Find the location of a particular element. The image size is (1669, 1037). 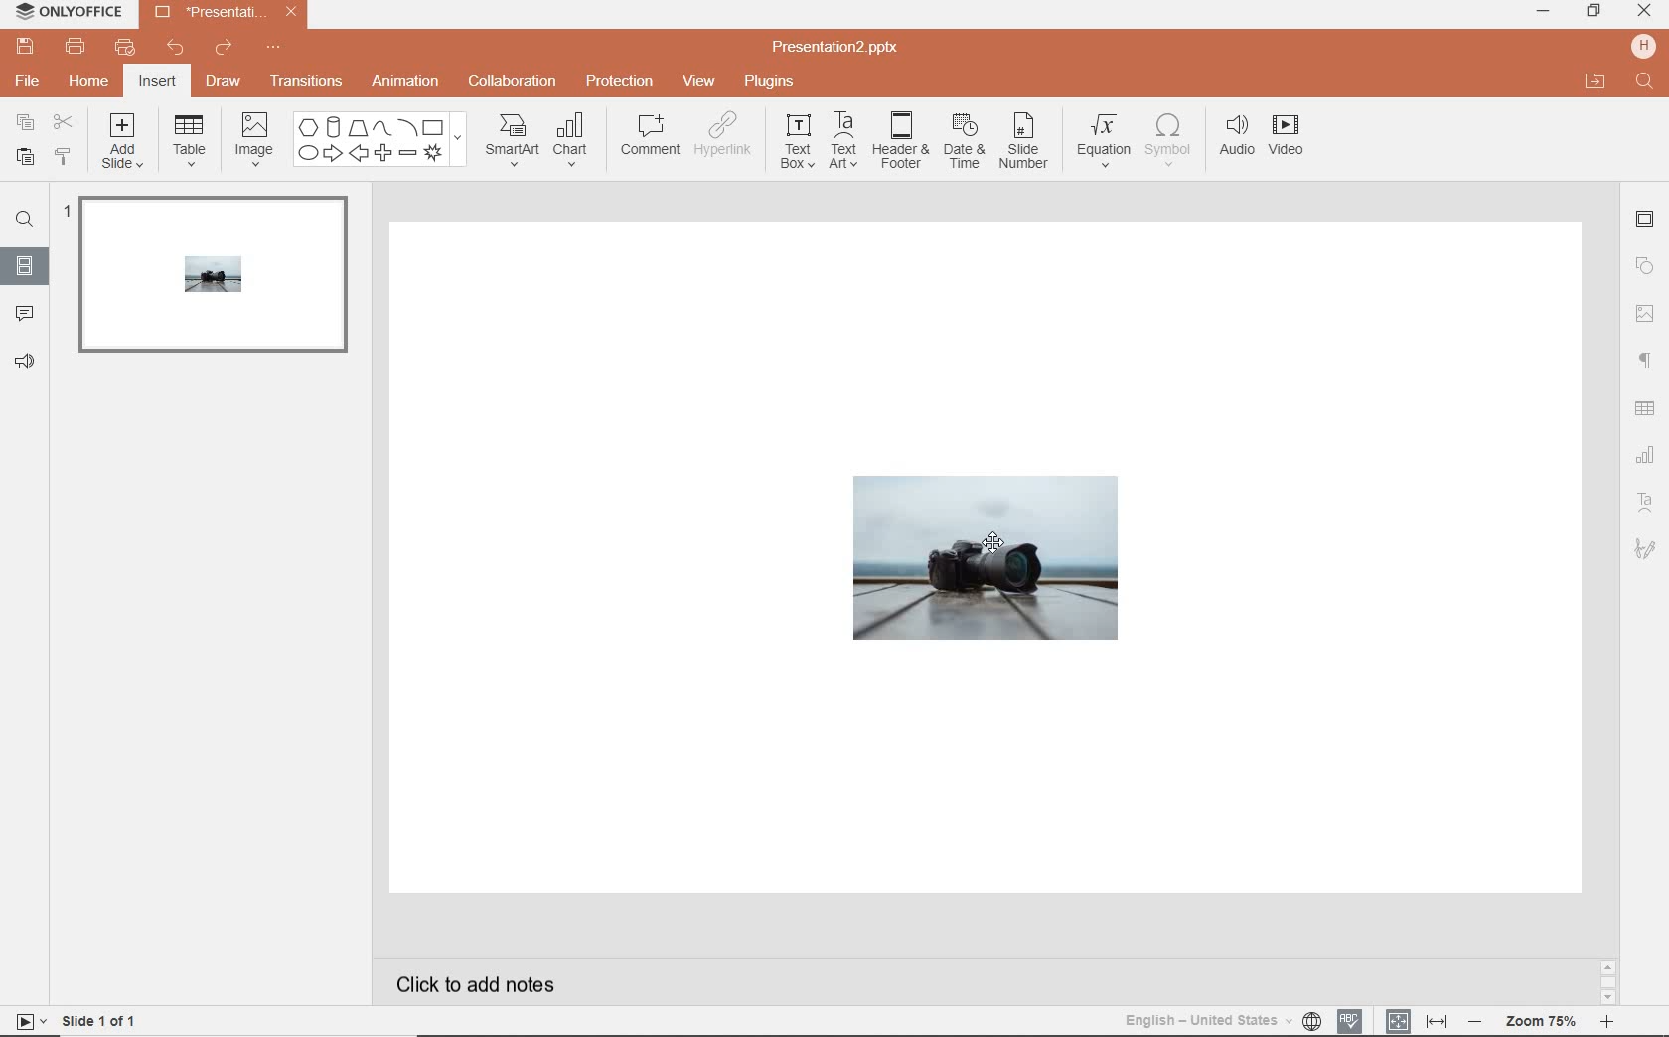

quick print is located at coordinates (126, 46).